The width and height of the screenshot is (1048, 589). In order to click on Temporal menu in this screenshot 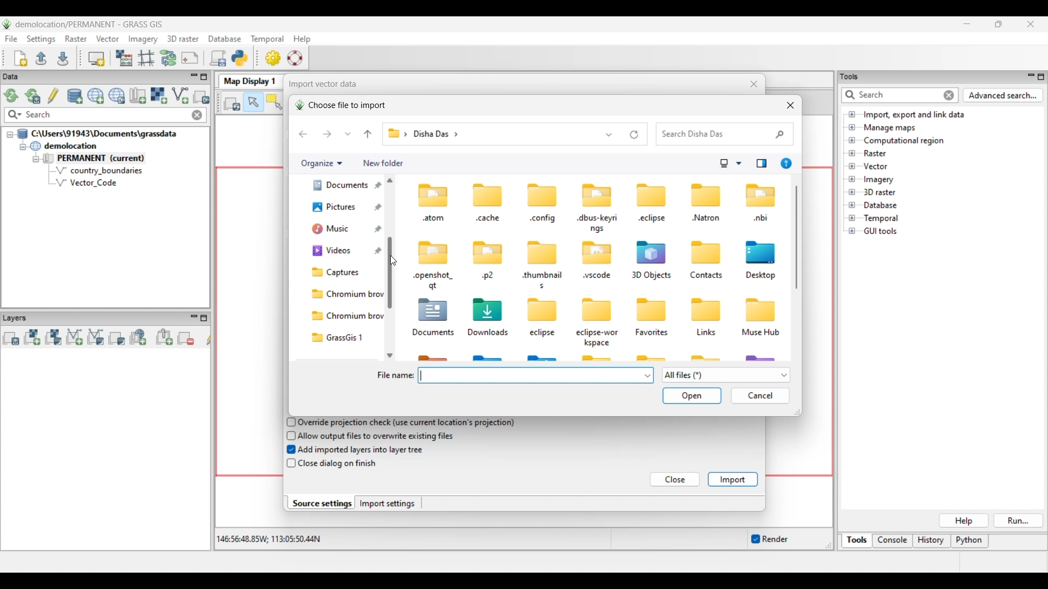, I will do `click(267, 39)`.